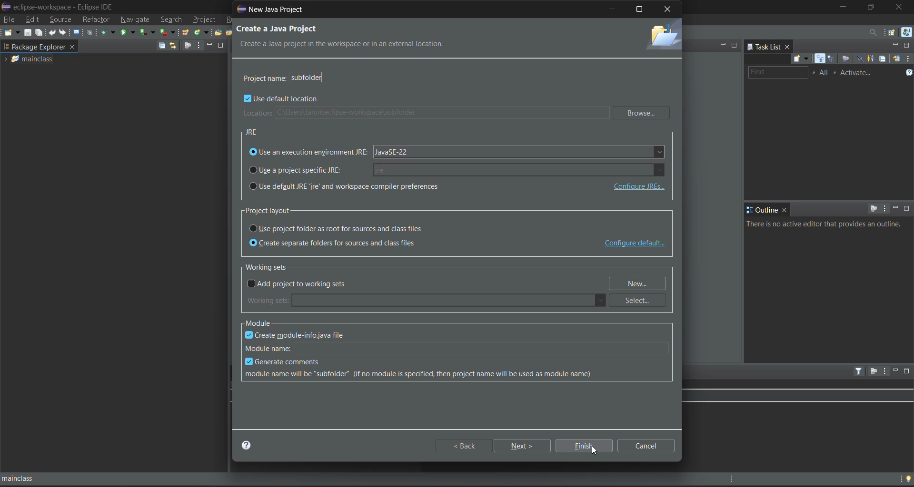 The height and width of the screenshot is (487, 914). I want to click on edit working task sets, so click(825, 73).